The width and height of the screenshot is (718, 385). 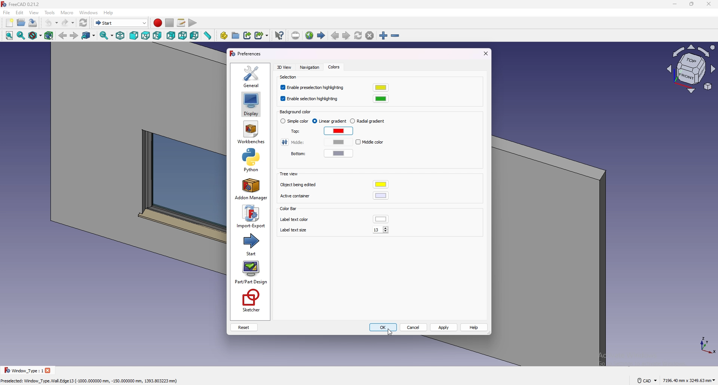 What do you see at coordinates (339, 131) in the screenshot?
I see `top color` at bounding box center [339, 131].